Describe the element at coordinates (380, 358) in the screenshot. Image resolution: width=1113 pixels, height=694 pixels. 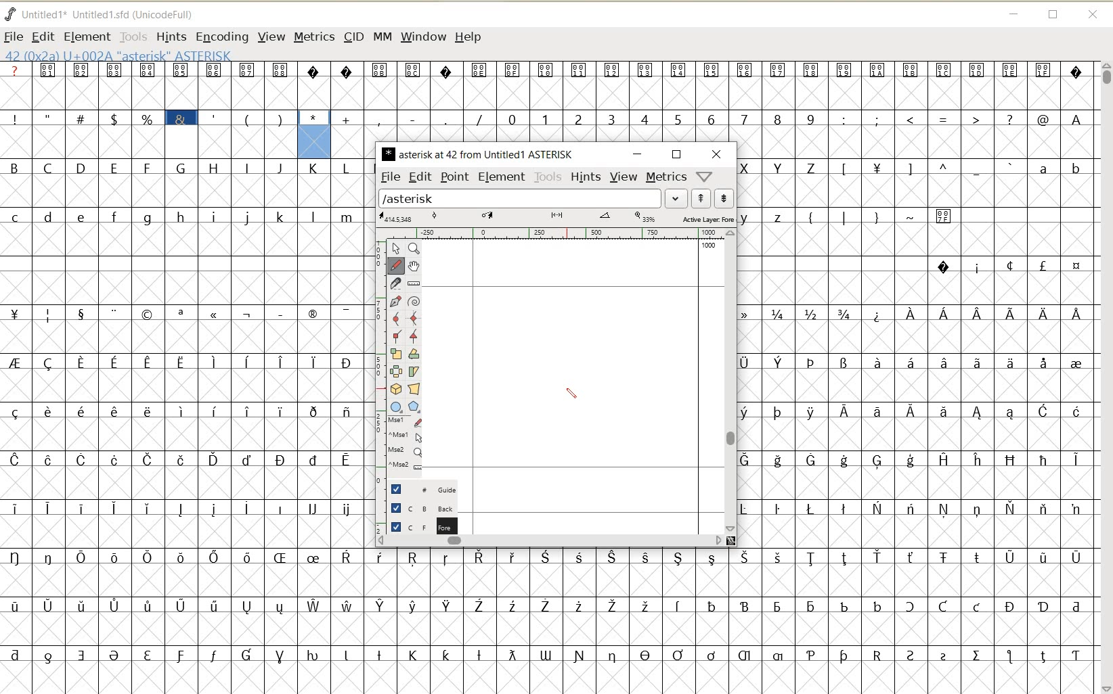
I see `SCALE` at that location.